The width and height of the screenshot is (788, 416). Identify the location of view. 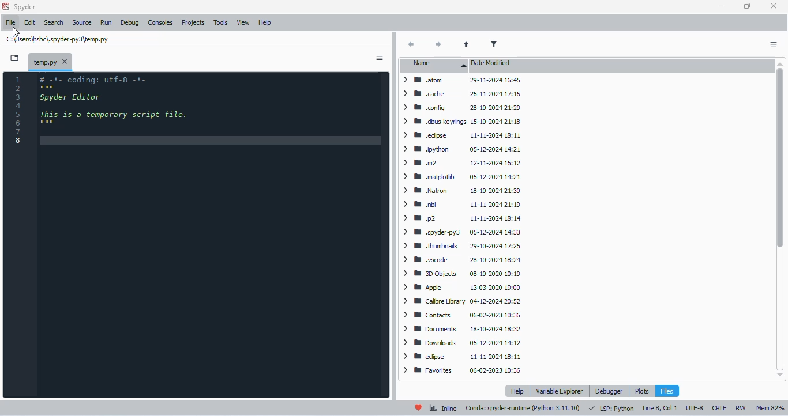
(243, 22).